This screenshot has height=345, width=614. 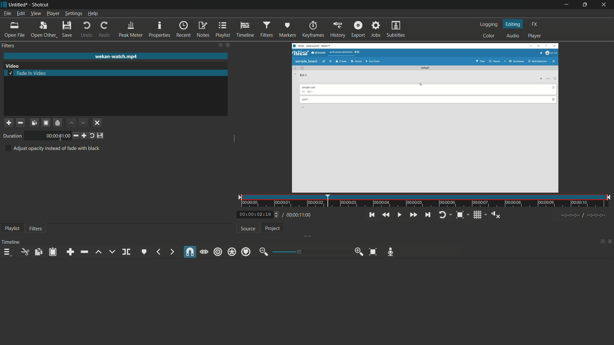 What do you see at coordinates (116, 57) in the screenshot?
I see `imported file name` at bounding box center [116, 57].